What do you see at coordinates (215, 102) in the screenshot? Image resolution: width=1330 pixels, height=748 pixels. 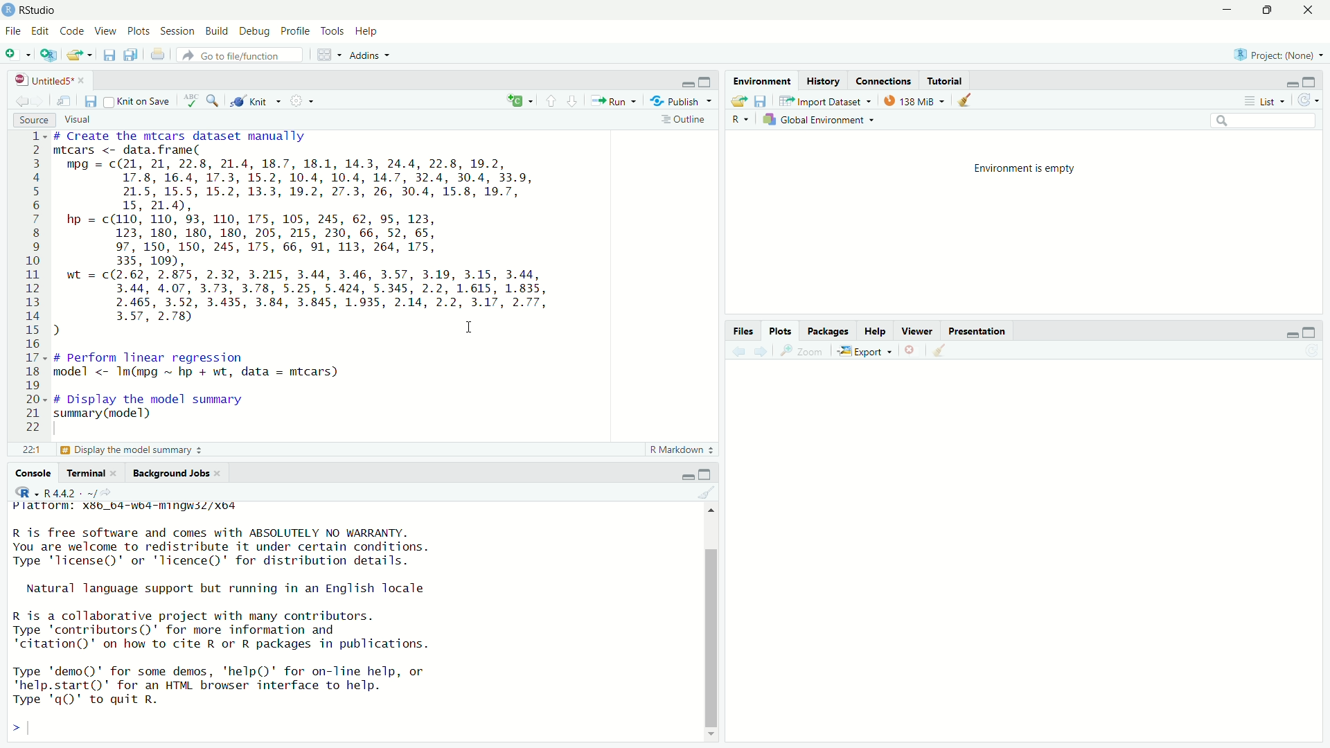 I see `search` at bounding box center [215, 102].